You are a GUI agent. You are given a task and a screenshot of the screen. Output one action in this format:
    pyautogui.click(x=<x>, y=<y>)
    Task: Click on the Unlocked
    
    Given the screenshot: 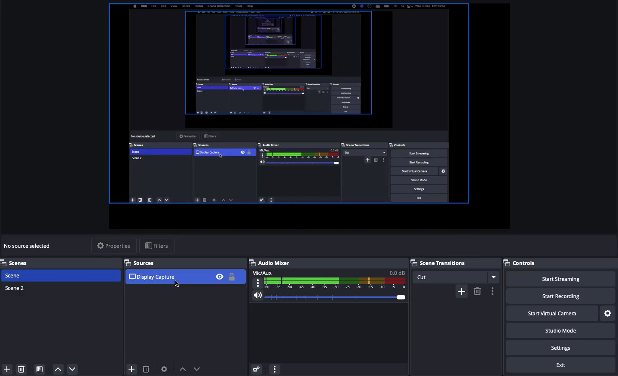 What is the action you would take?
    pyautogui.click(x=232, y=277)
    